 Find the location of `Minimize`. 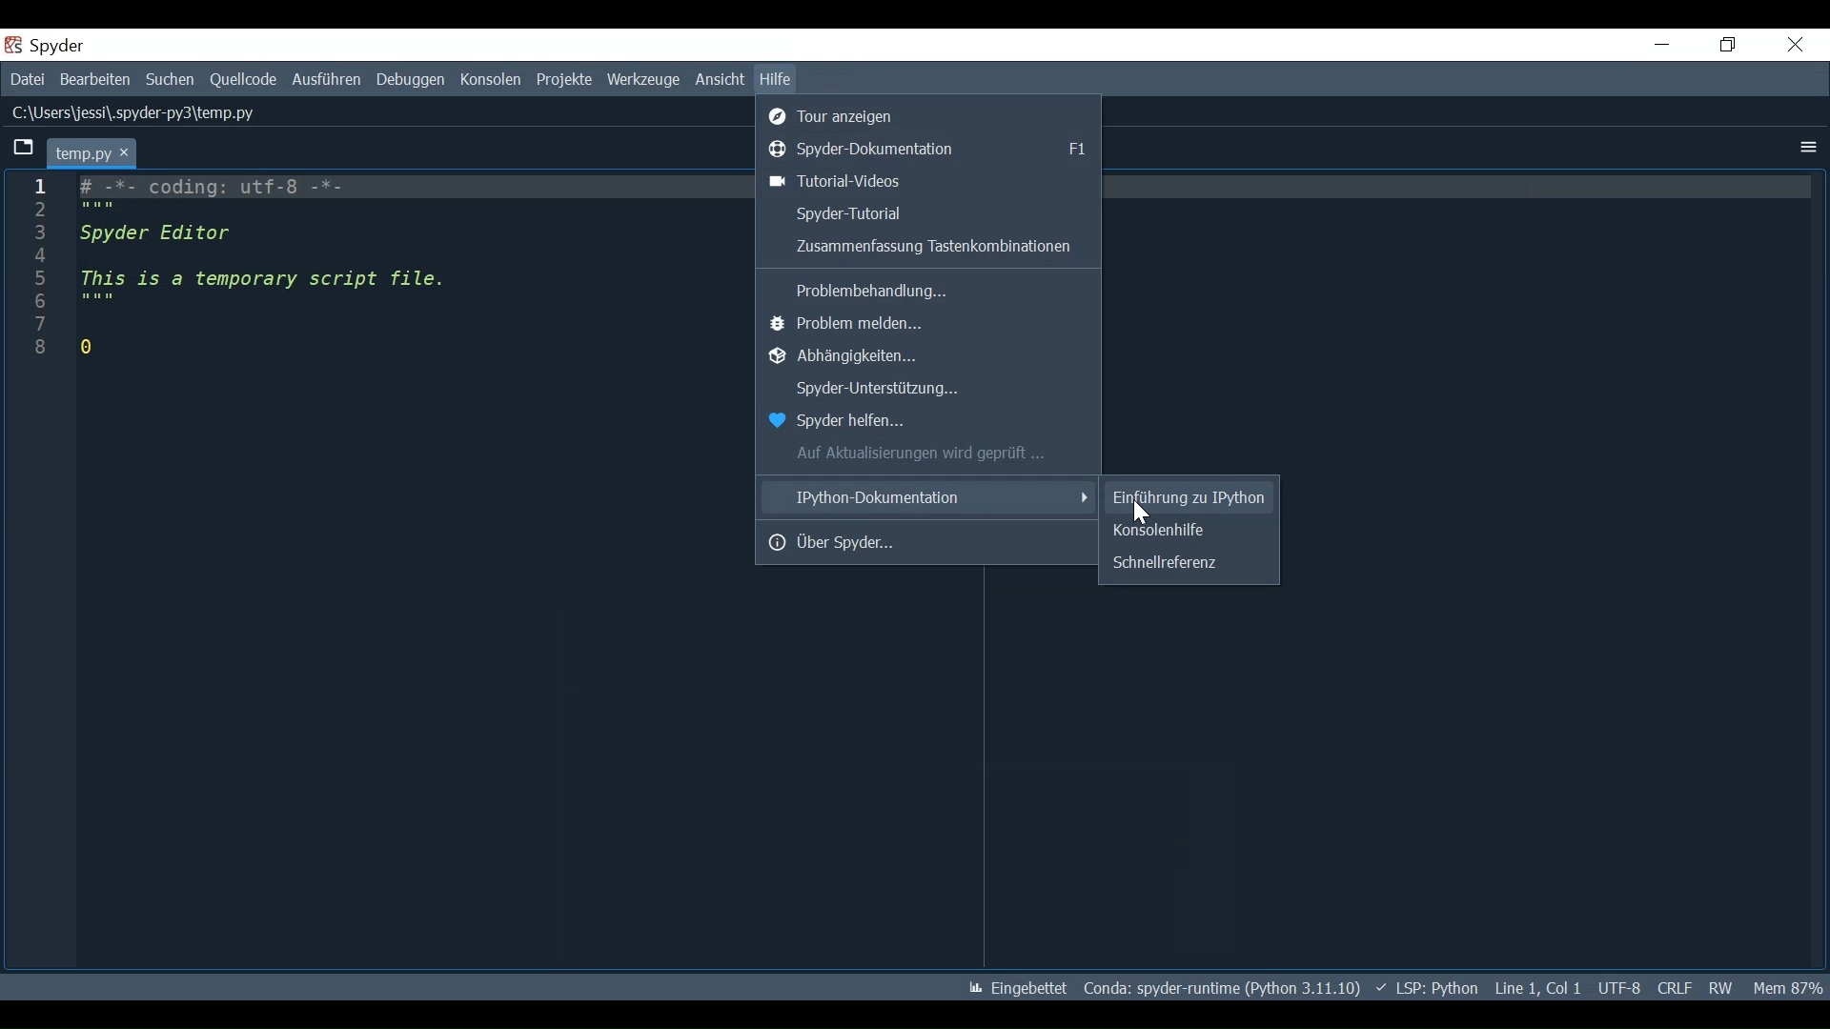

Minimize is located at coordinates (1662, 44).